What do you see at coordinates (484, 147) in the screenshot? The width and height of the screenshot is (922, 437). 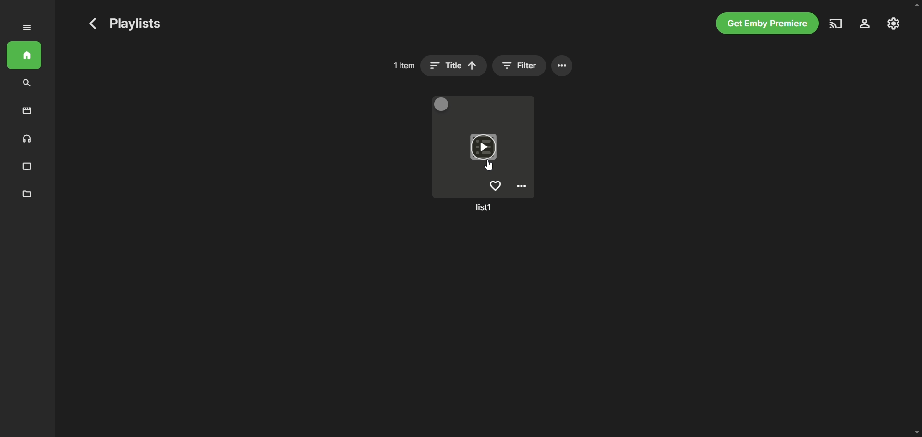 I see `Play button` at bounding box center [484, 147].